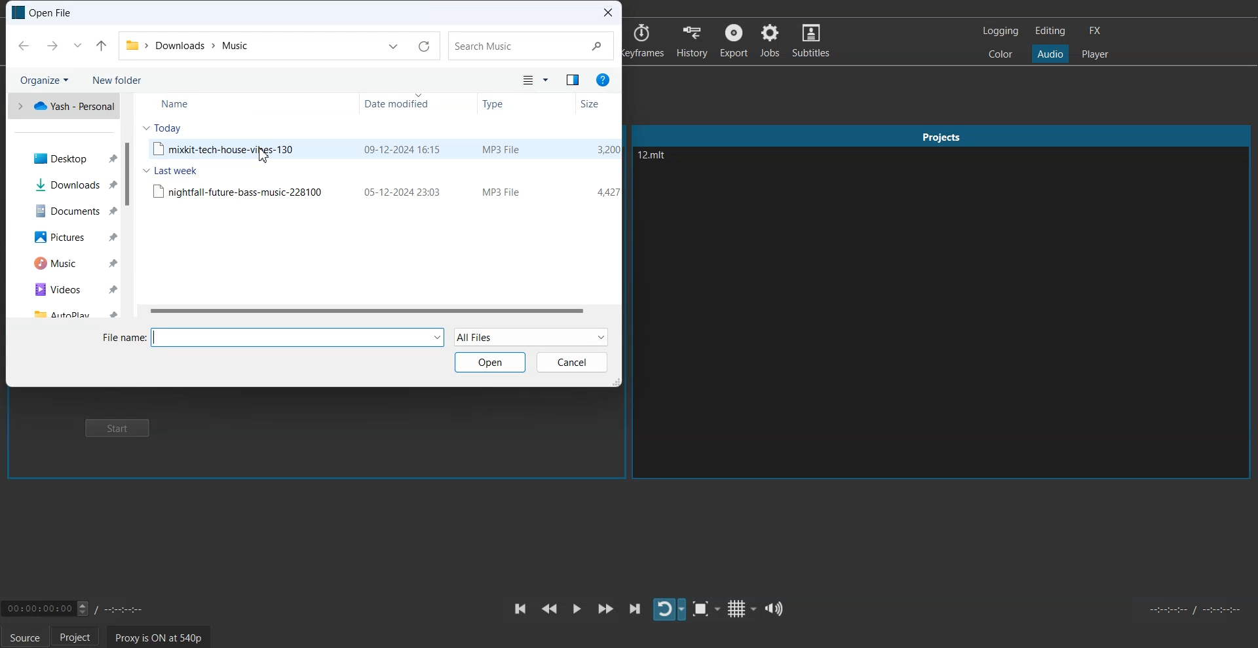  Describe the element at coordinates (489, 362) in the screenshot. I see `Open` at that location.